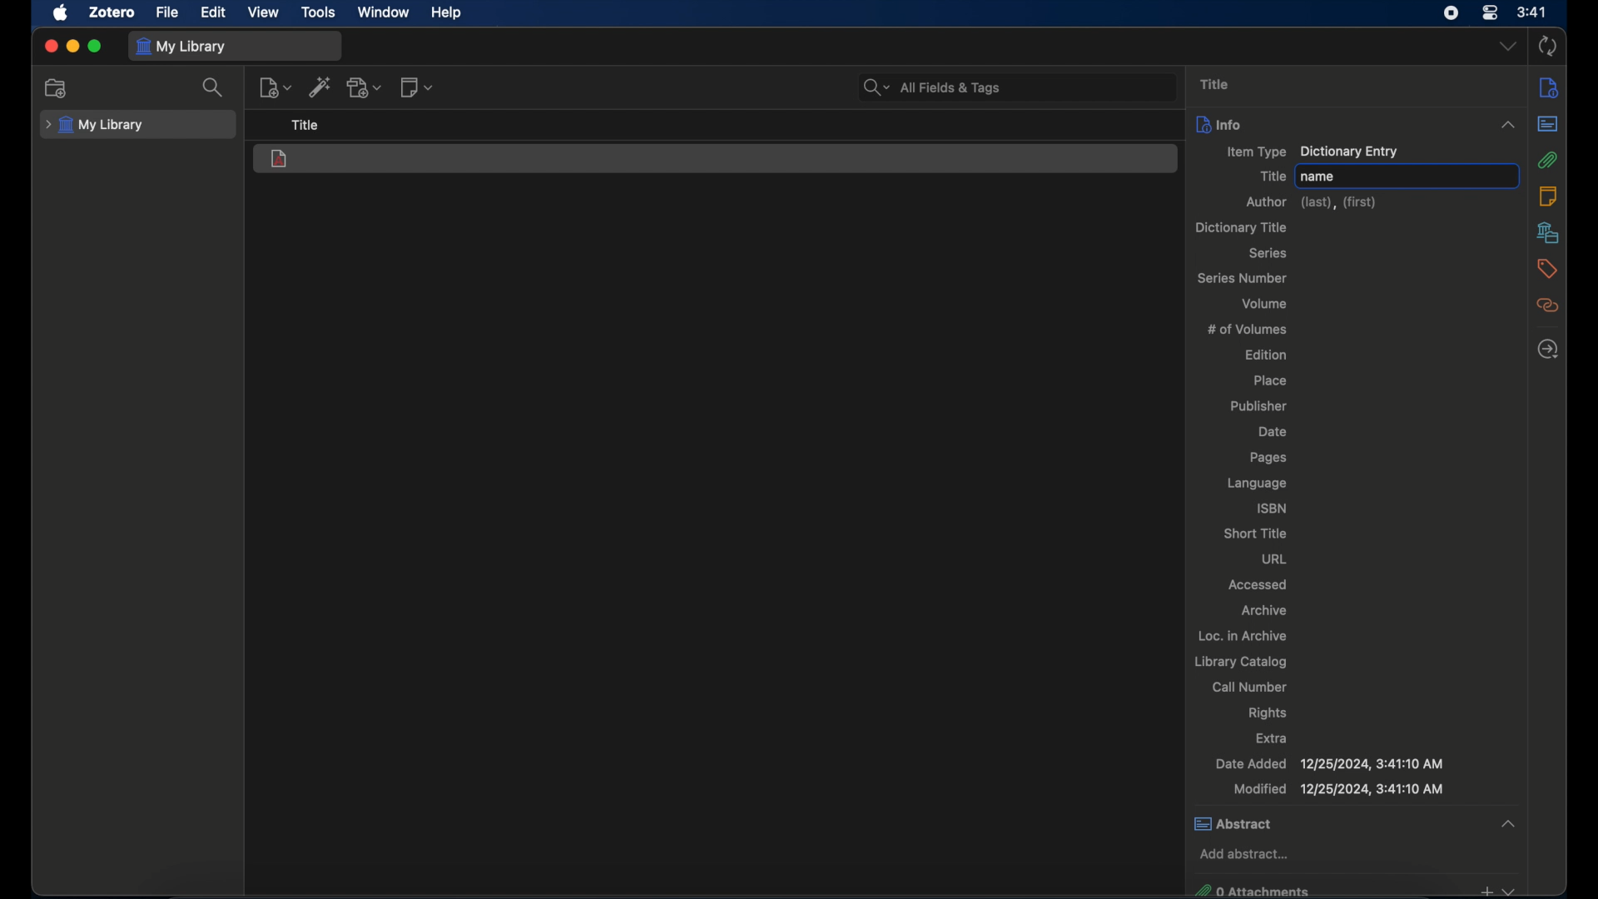 The height and width of the screenshot is (899, 1598). Describe the element at coordinates (1249, 687) in the screenshot. I see `call number` at that location.